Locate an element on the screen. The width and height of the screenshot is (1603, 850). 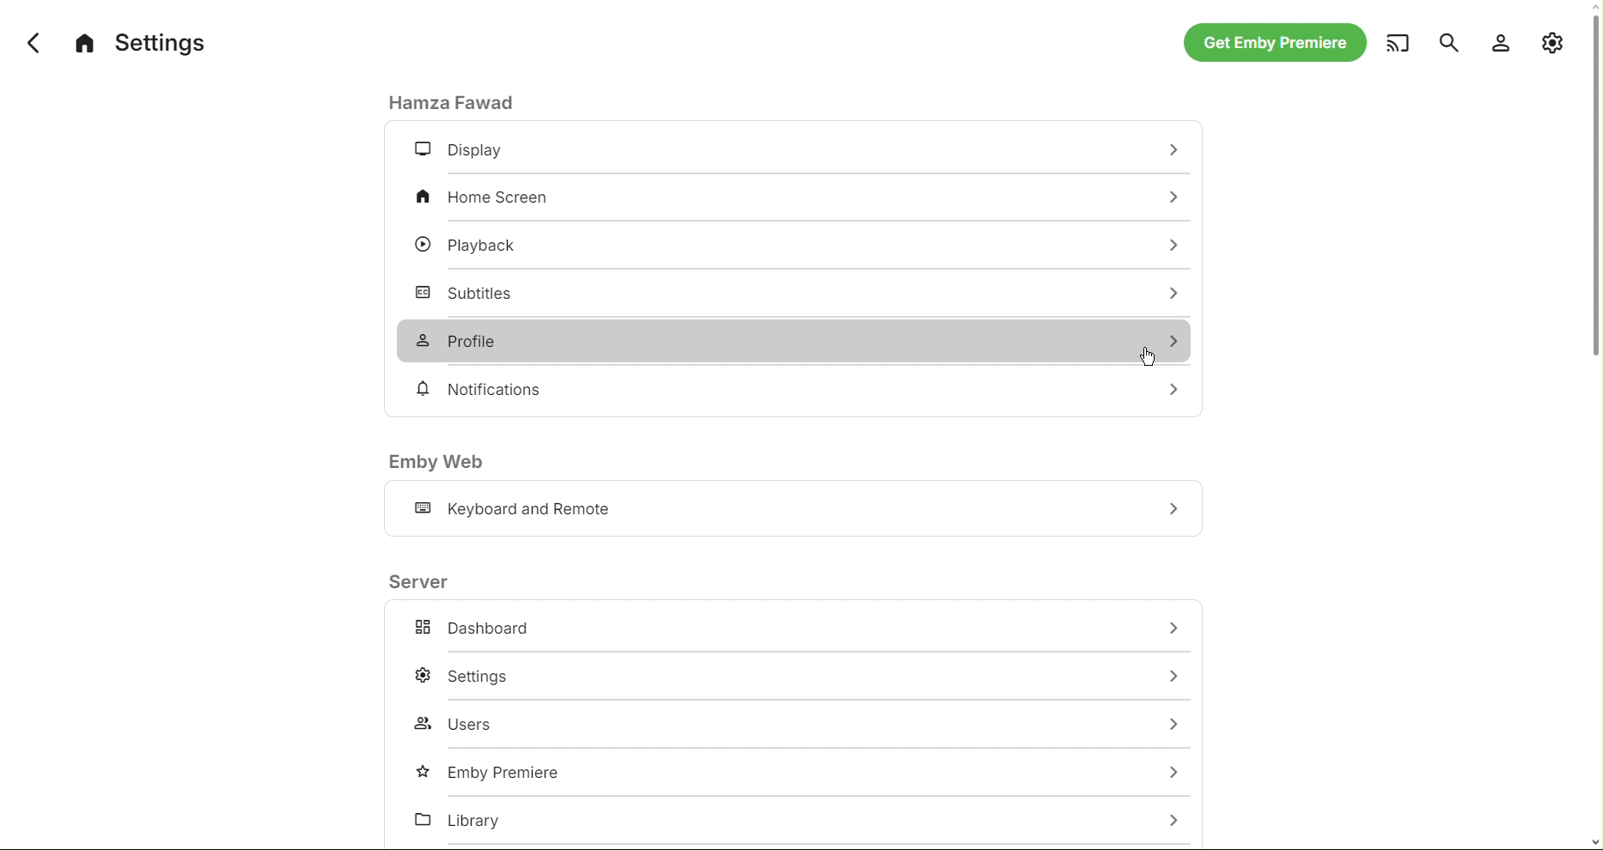
 is located at coordinates (1166, 774).